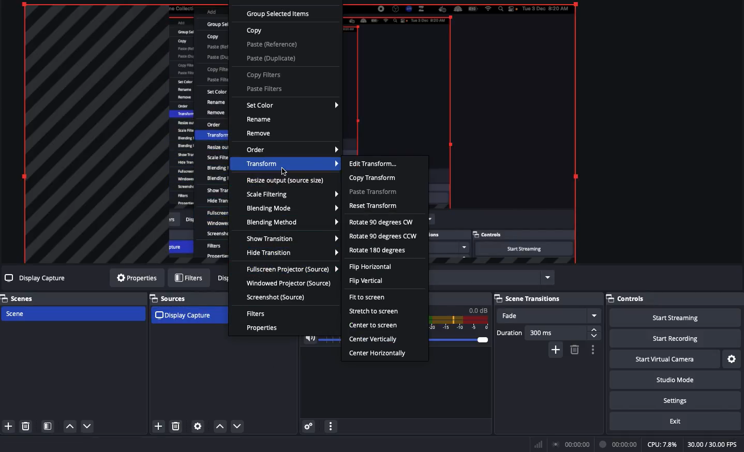  I want to click on Settings, so click(732, 359).